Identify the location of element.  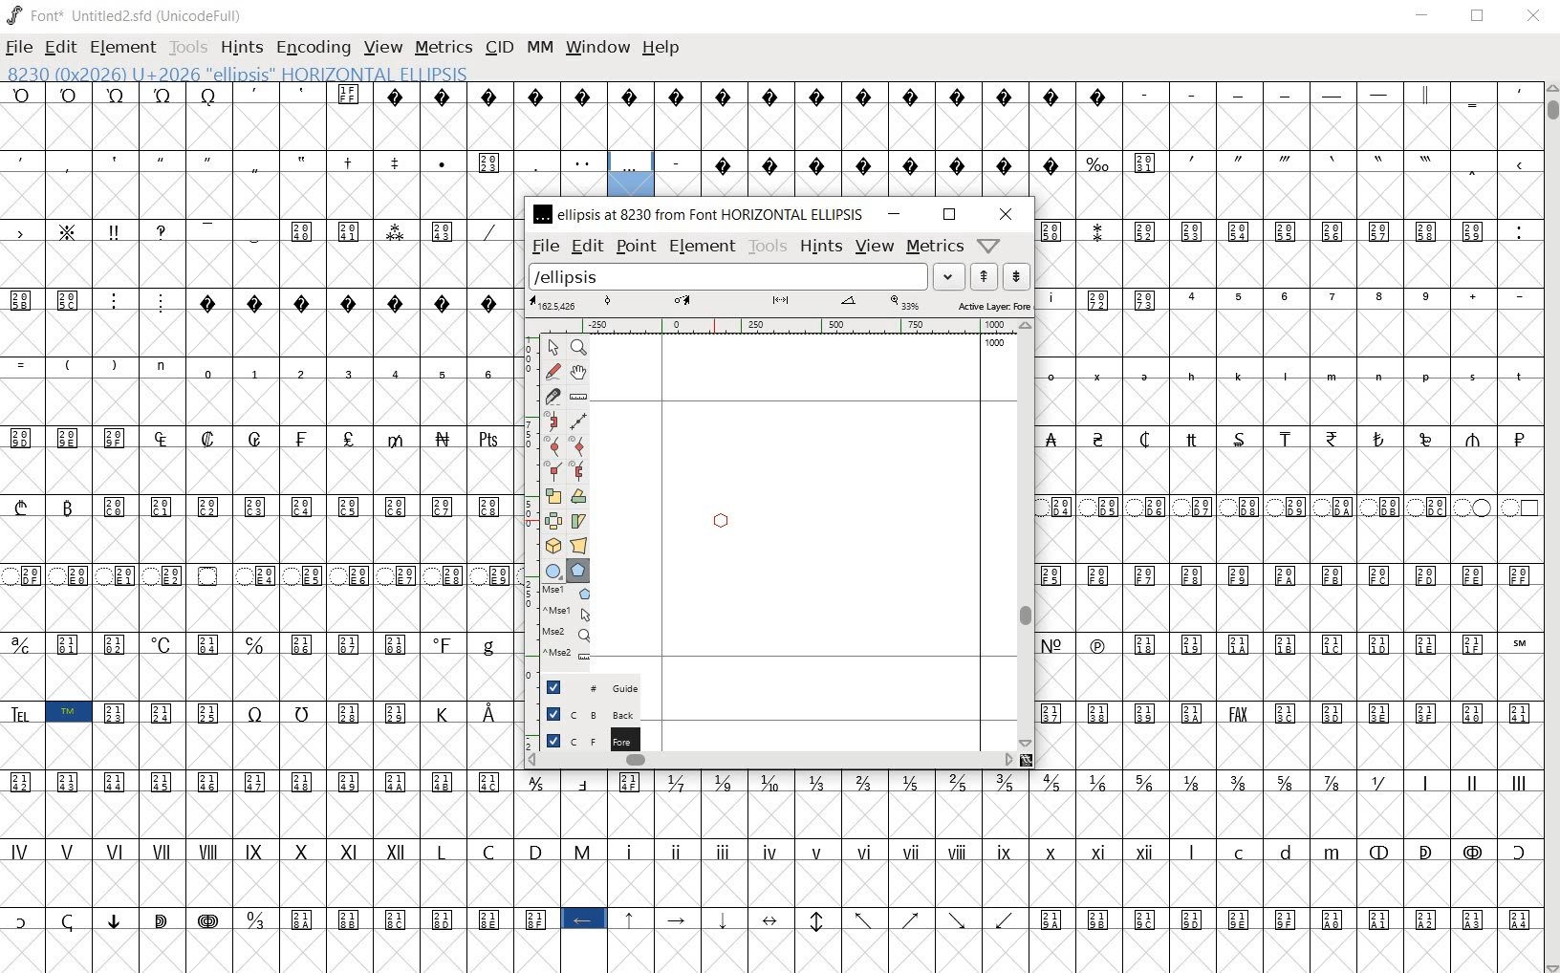
(702, 246).